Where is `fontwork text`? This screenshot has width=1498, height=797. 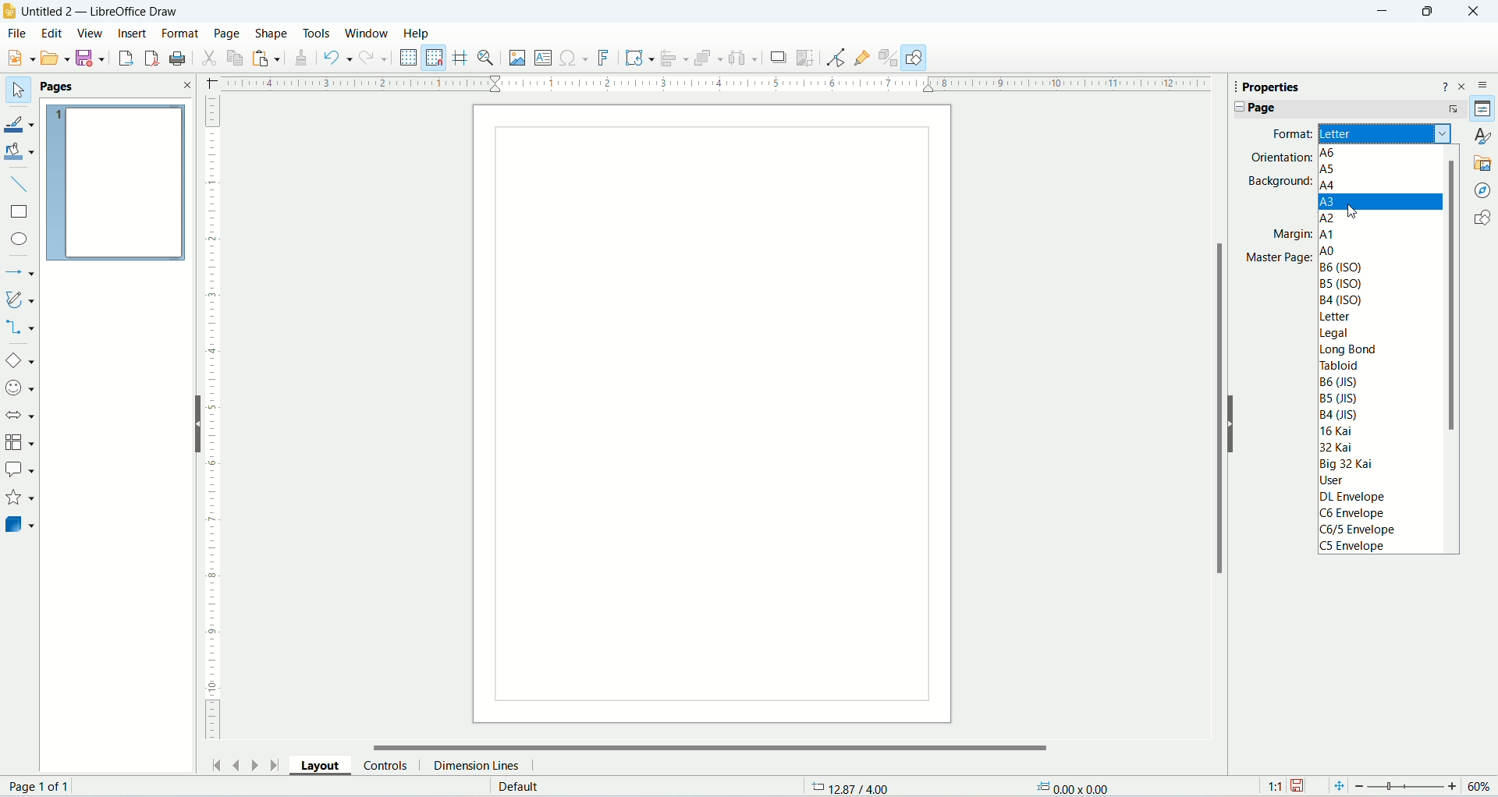
fontwork text is located at coordinates (605, 58).